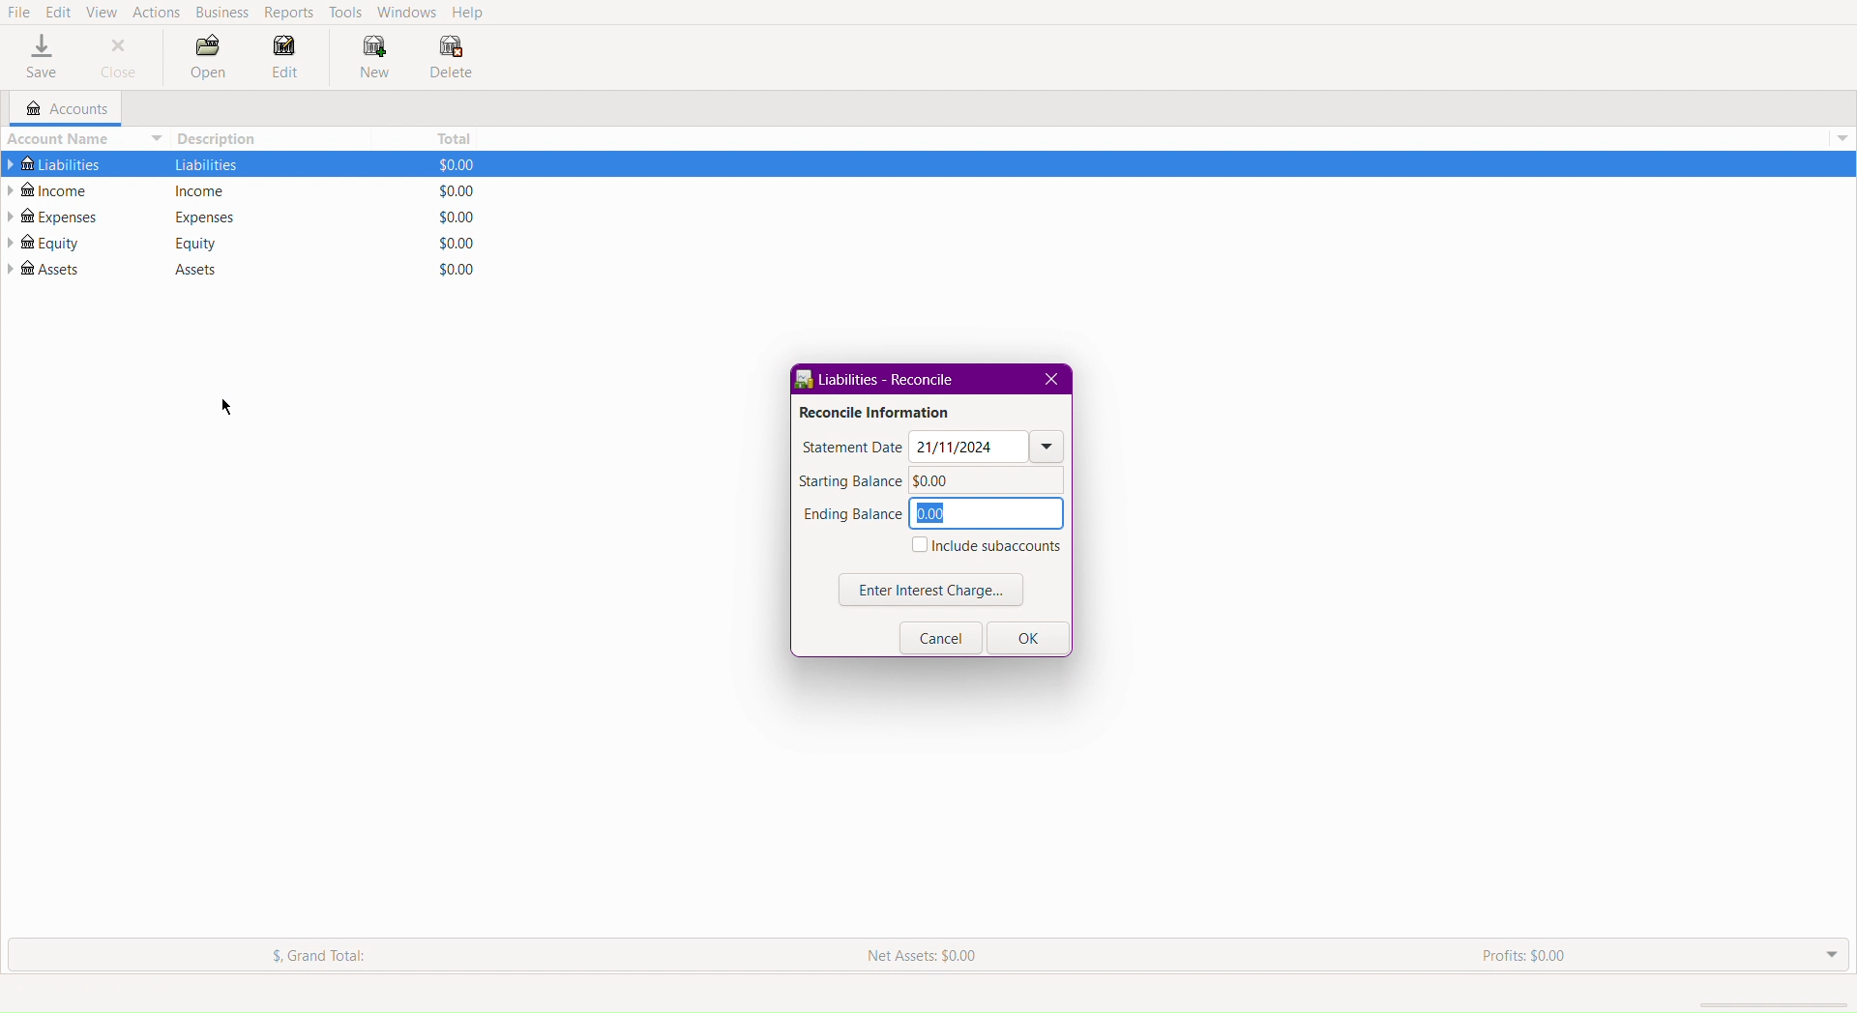  What do you see at coordinates (457, 244) in the screenshot?
I see `Total` at bounding box center [457, 244].